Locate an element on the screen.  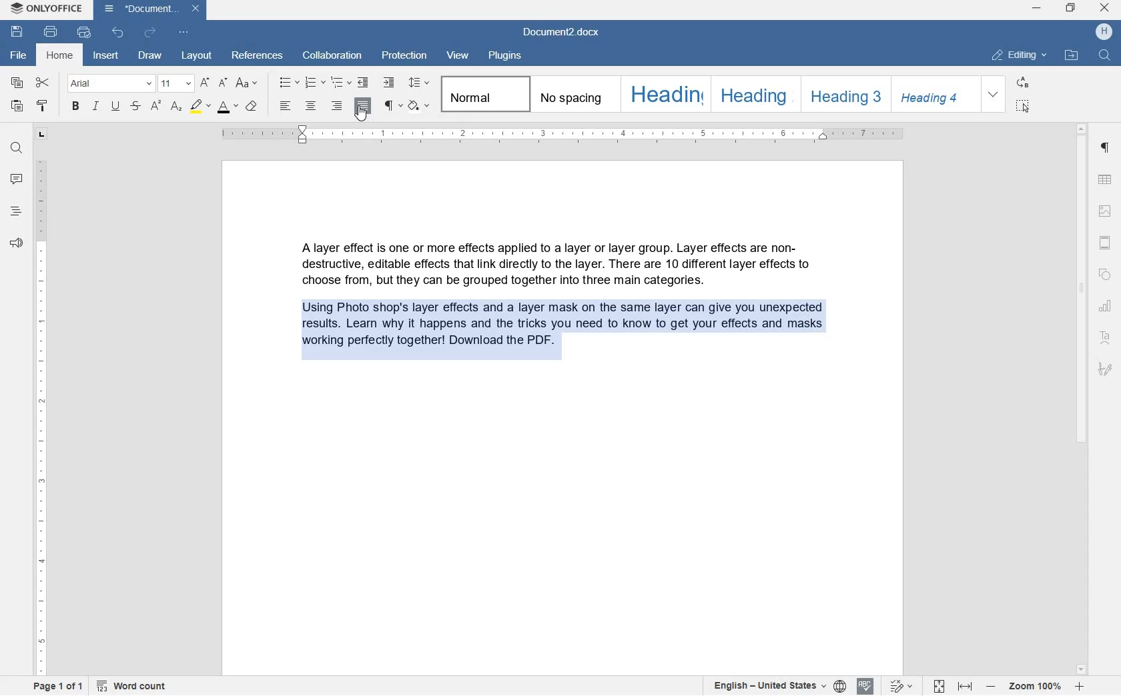
NUMBERING is located at coordinates (316, 82).